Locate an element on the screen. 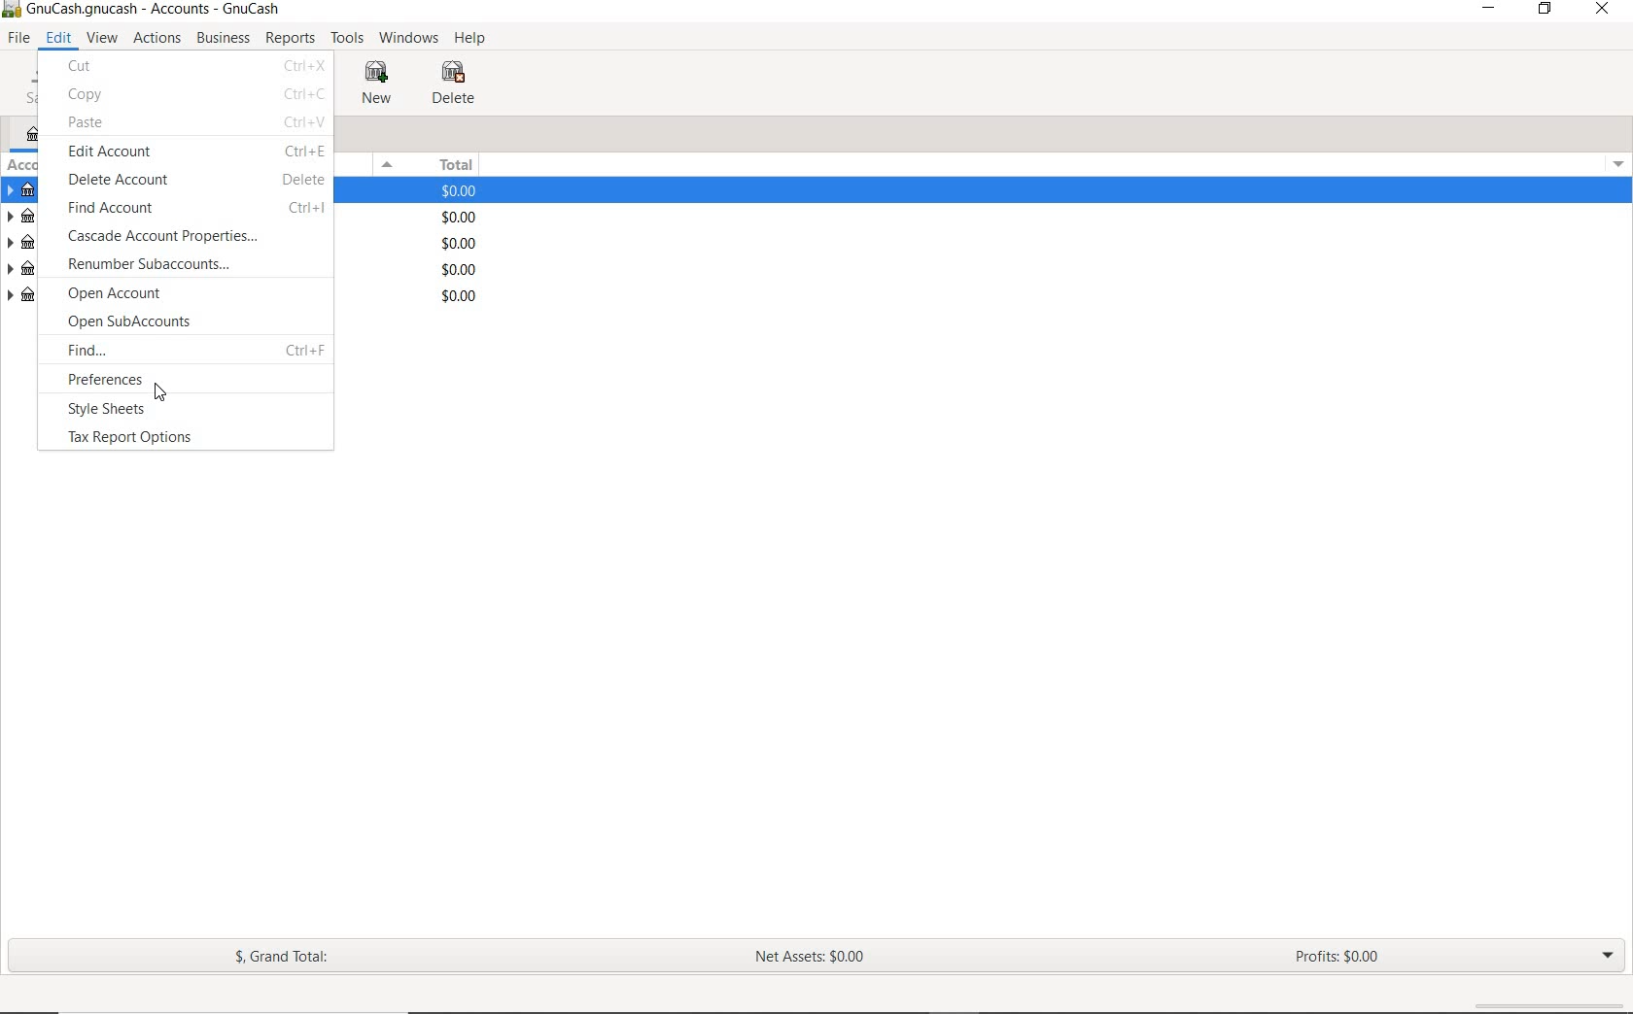 The width and height of the screenshot is (1633, 1014). EXPAND is located at coordinates (1608, 955).